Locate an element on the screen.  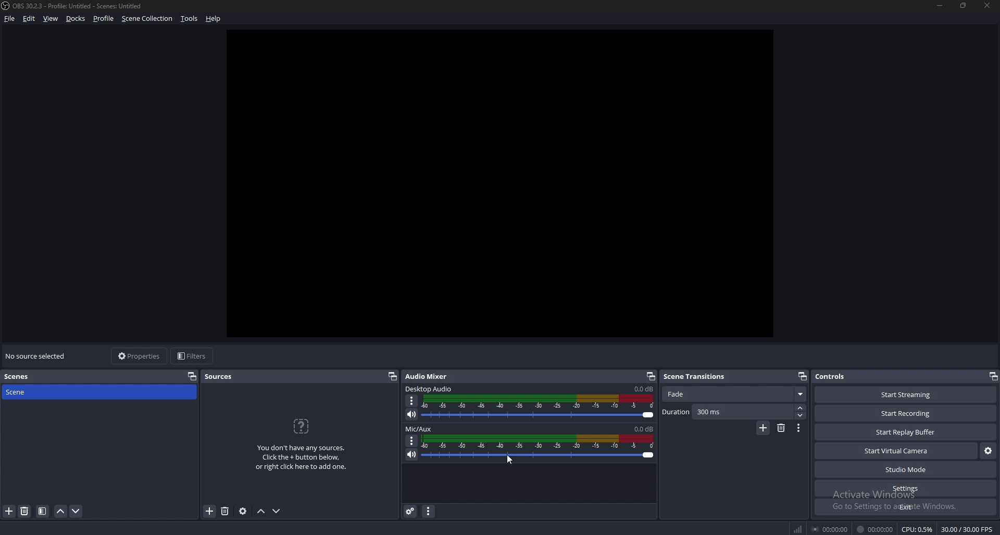
add scene is located at coordinates (9, 511).